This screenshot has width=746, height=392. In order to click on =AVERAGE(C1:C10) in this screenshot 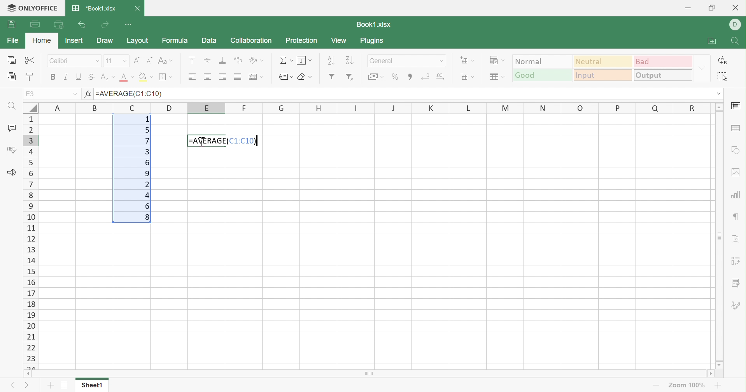, I will do `click(128, 93)`.